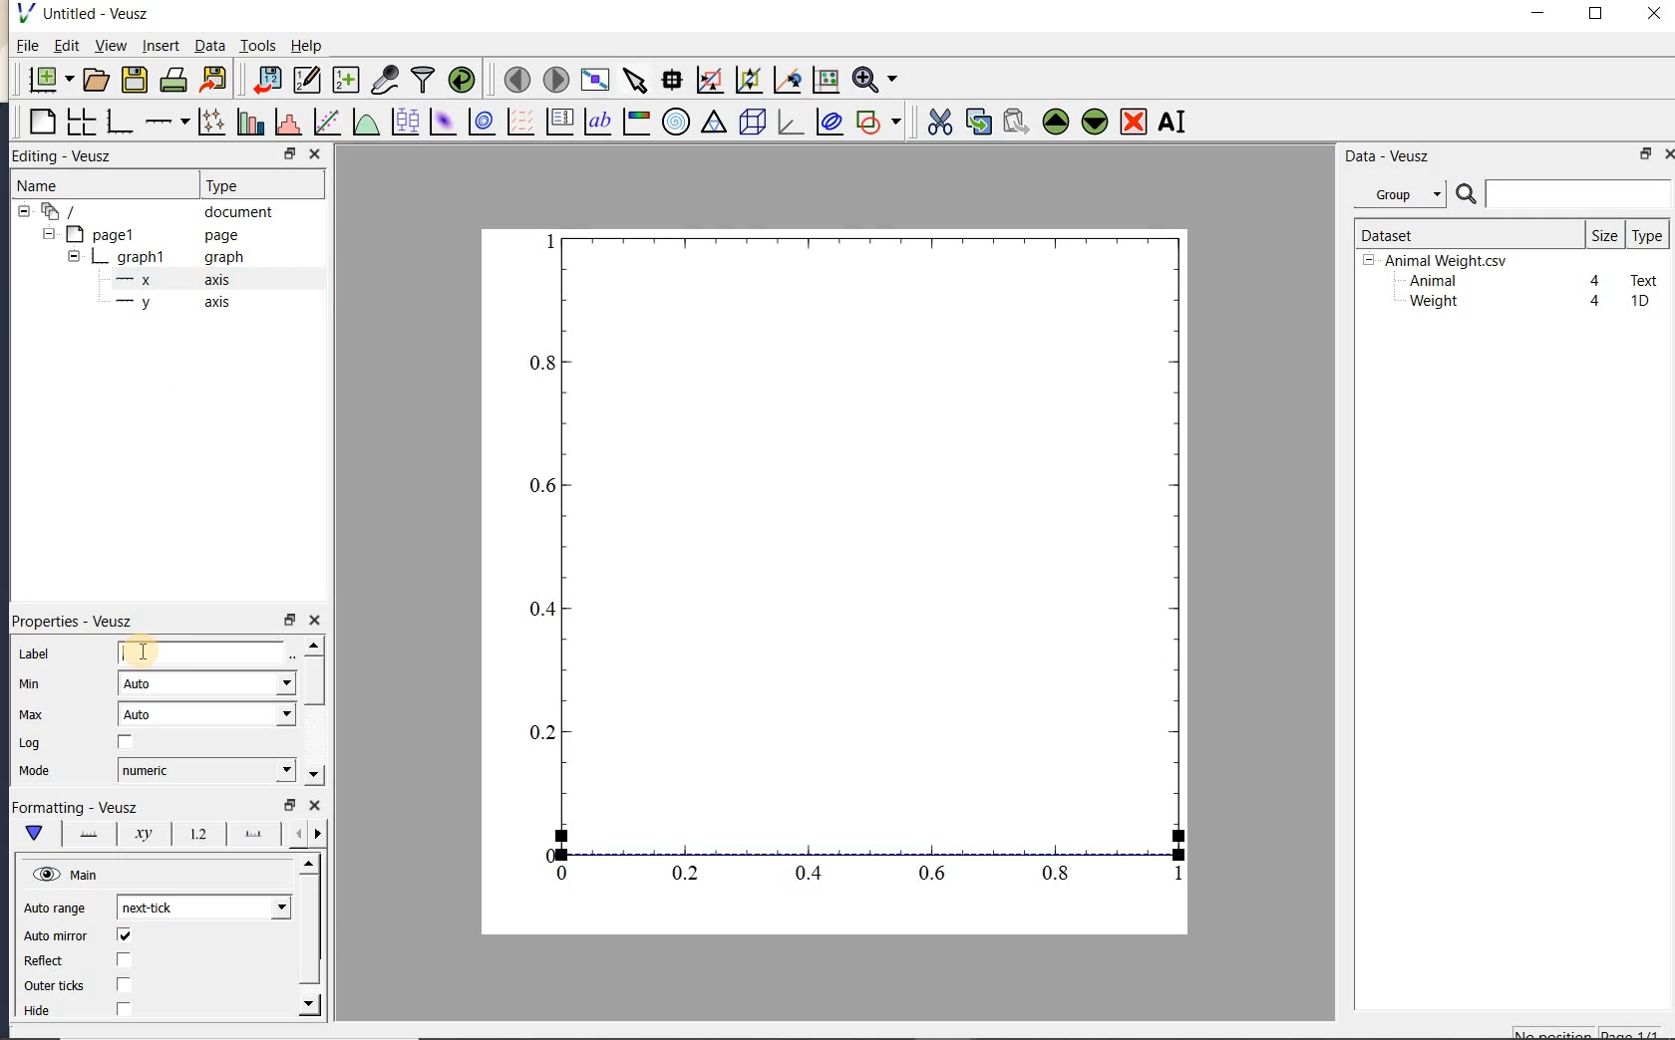  Describe the element at coordinates (788, 81) in the screenshot. I see `click to recenter graph axes` at that location.